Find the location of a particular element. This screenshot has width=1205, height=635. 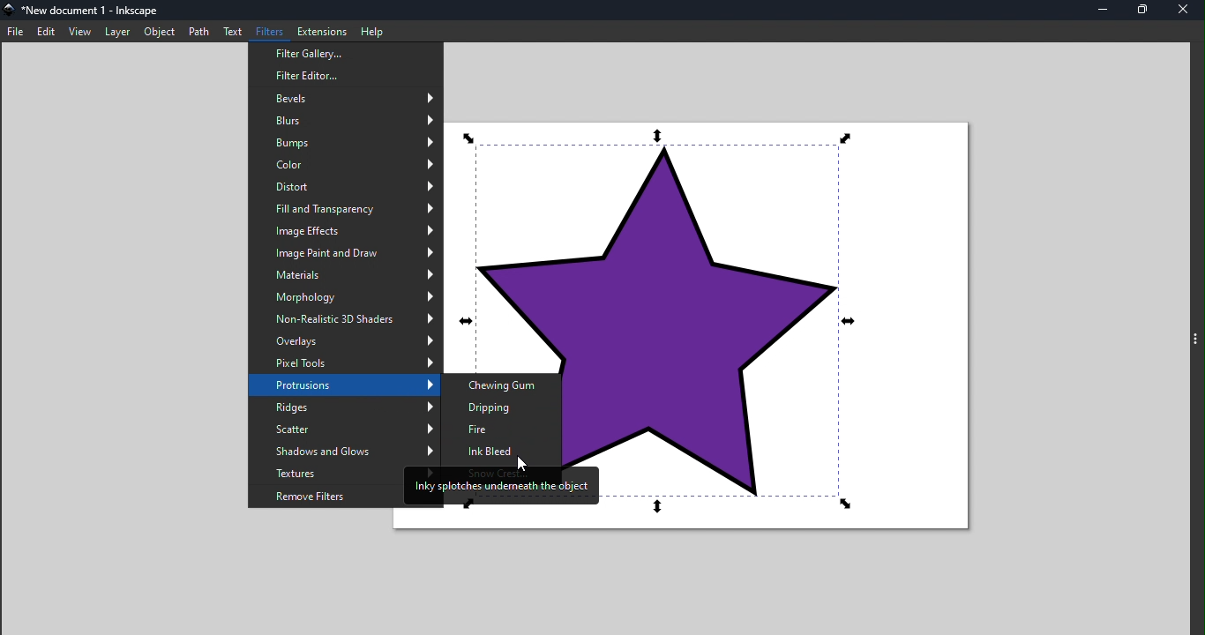

View is located at coordinates (79, 31).